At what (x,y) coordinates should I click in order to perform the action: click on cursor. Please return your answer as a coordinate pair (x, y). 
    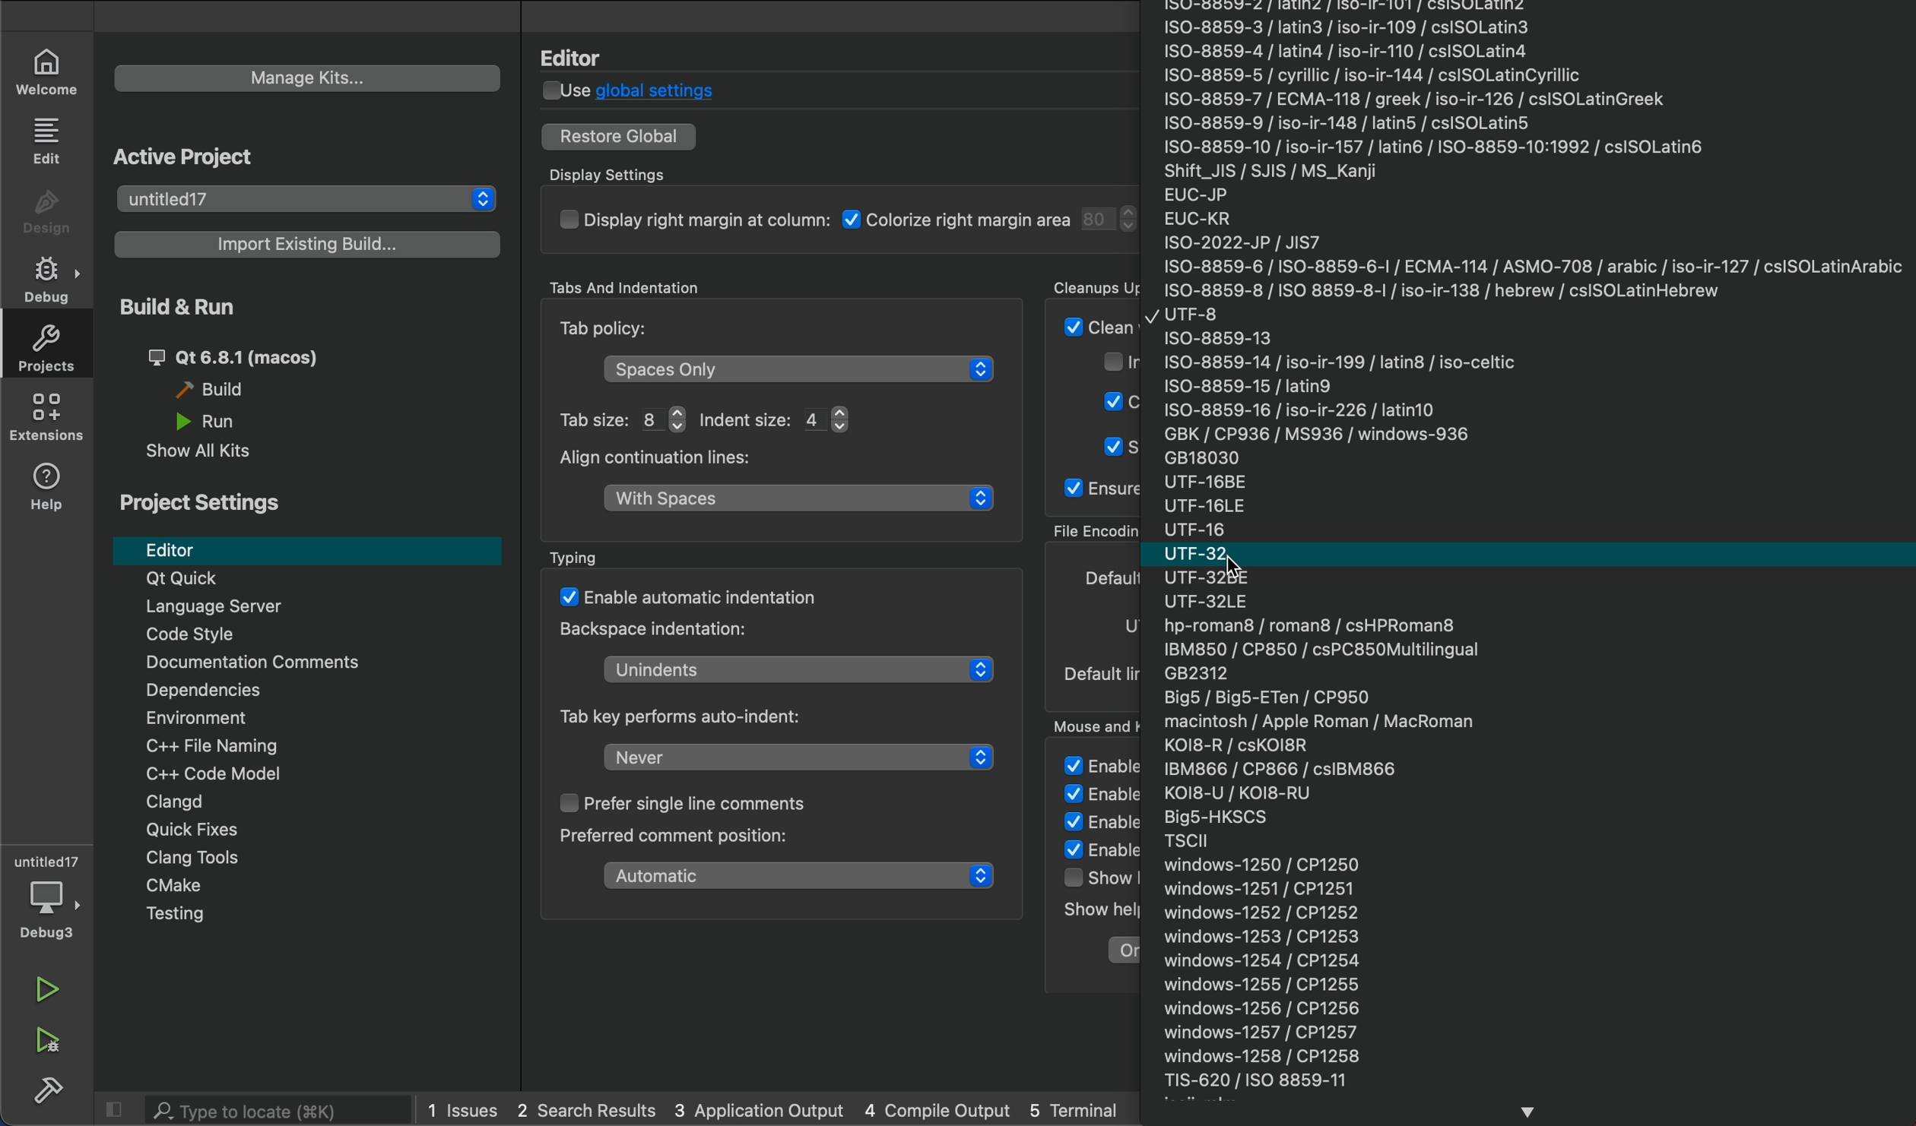
    Looking at the image, I should click on (1248, 574).